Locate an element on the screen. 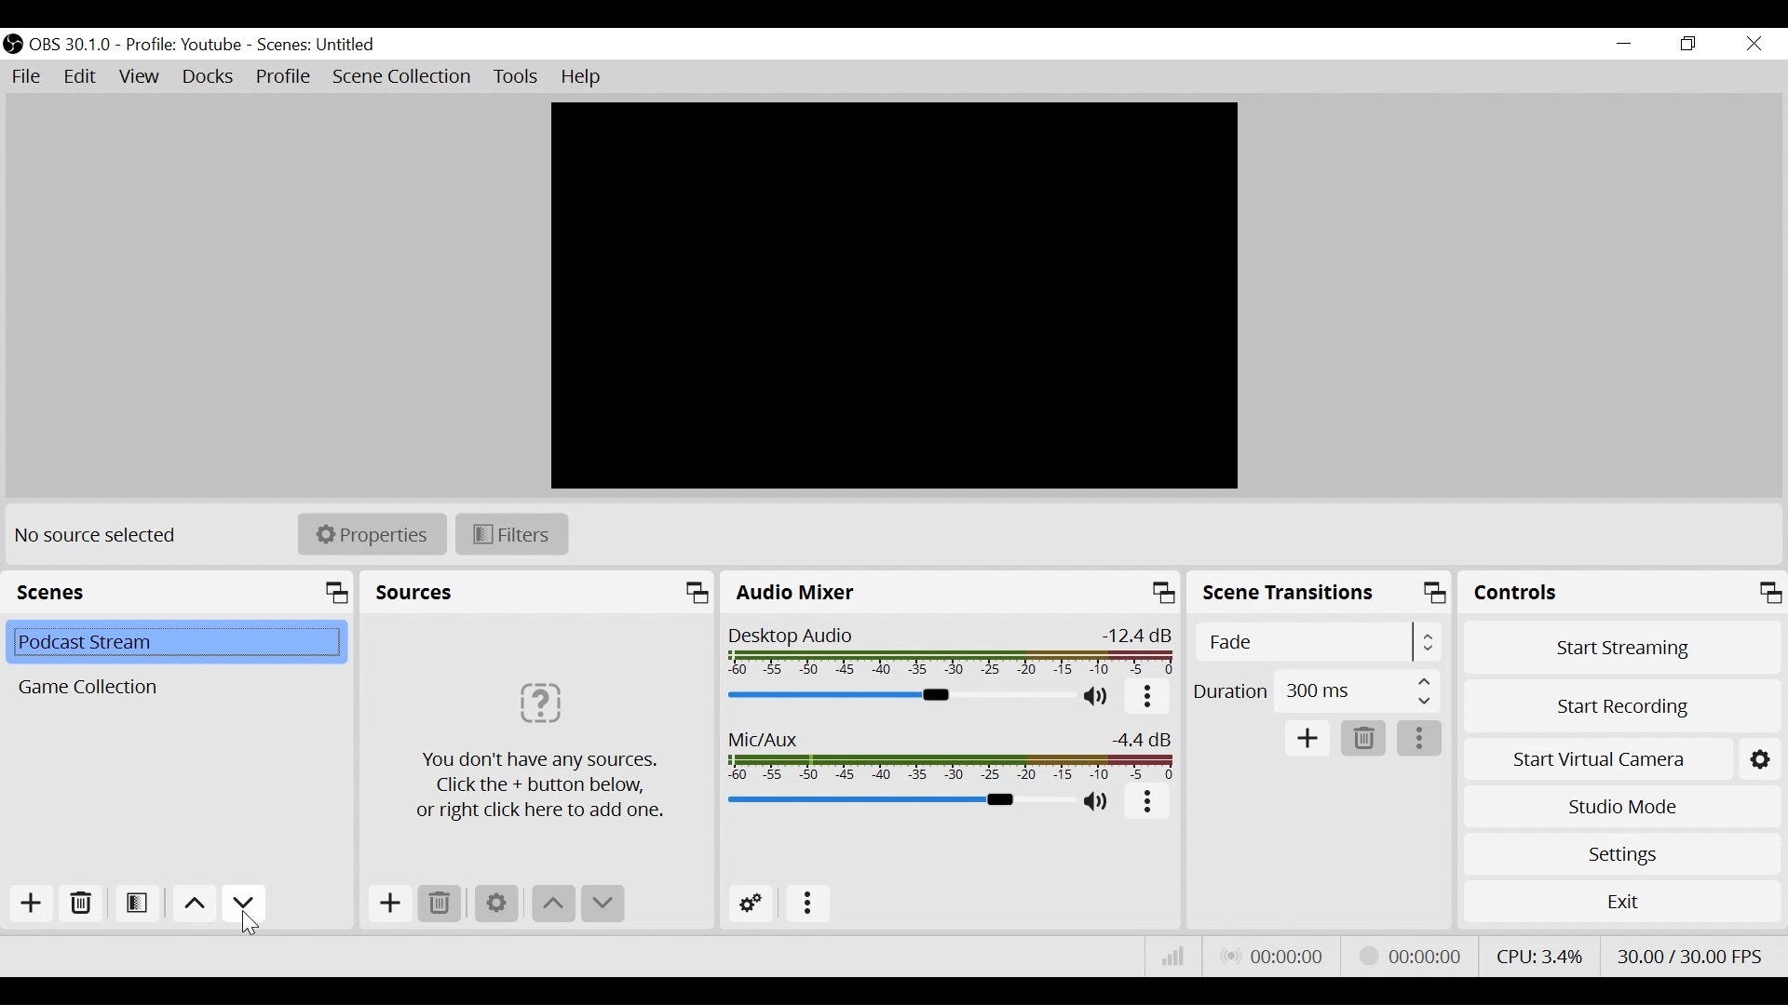  Help is located at coordinates (583, 77).